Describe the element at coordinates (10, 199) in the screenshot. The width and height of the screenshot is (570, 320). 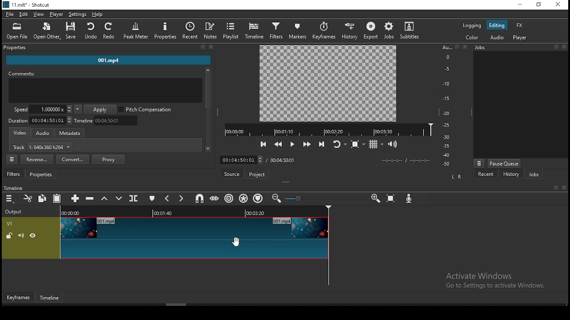
I see `timeline menu` at that location.